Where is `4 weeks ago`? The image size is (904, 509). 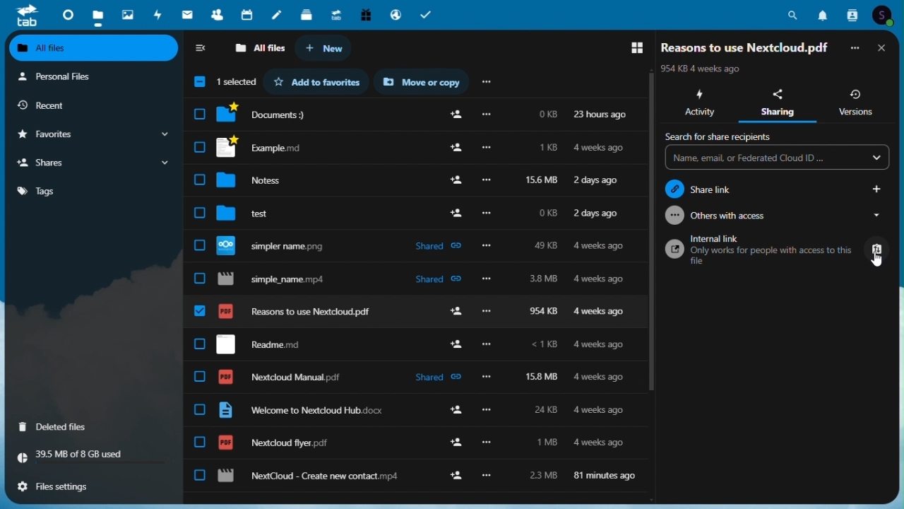 4 weeks ago is located at coordinates (600, 312).